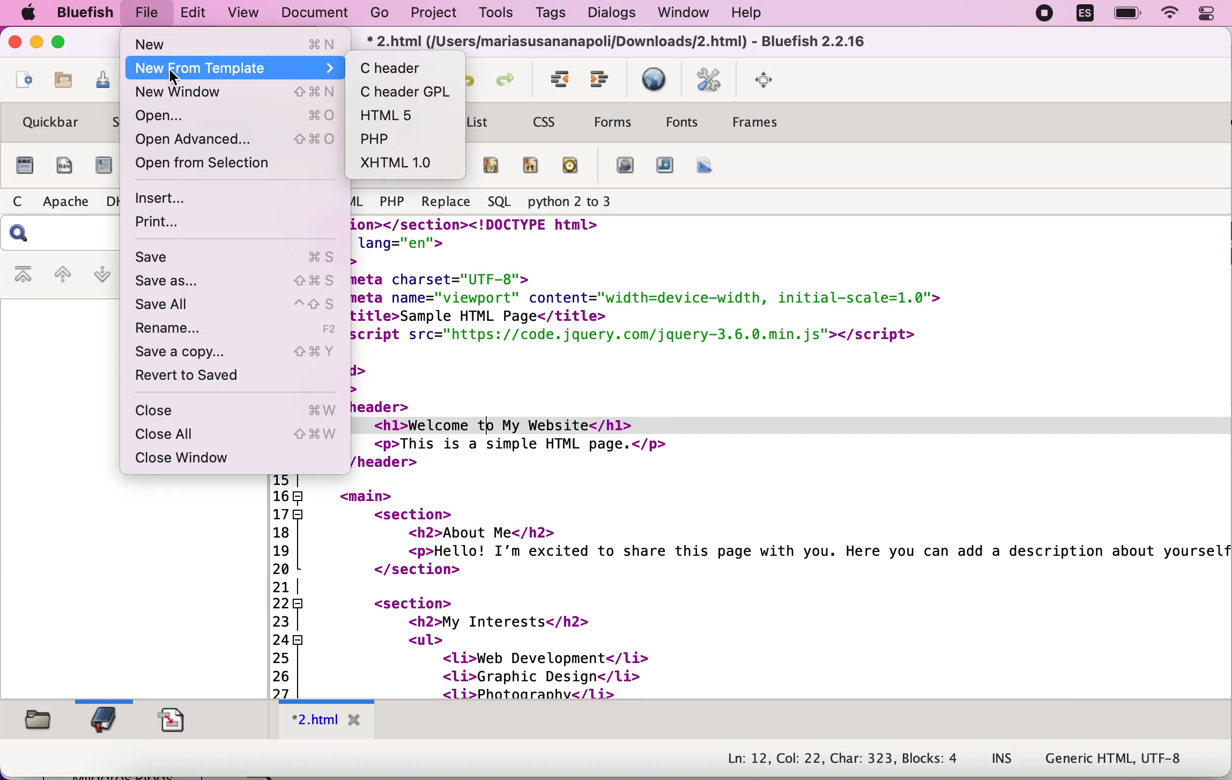 The image size is (1232, 780). What do you see at coordinates (243, 13) in the screenshot?
I see `view` at bounding box center [243, 13].